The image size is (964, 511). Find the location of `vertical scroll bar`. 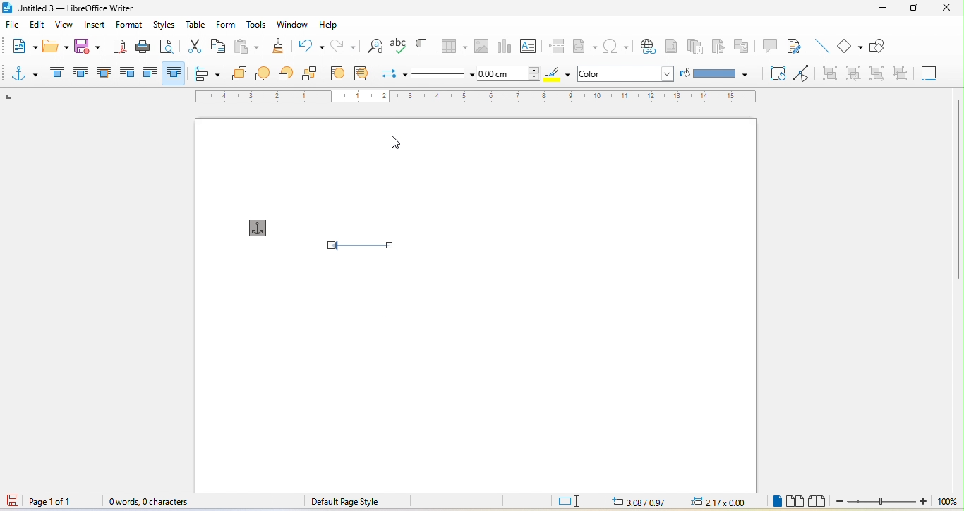

vertical scroll bar is located at coordinates (958, 178).